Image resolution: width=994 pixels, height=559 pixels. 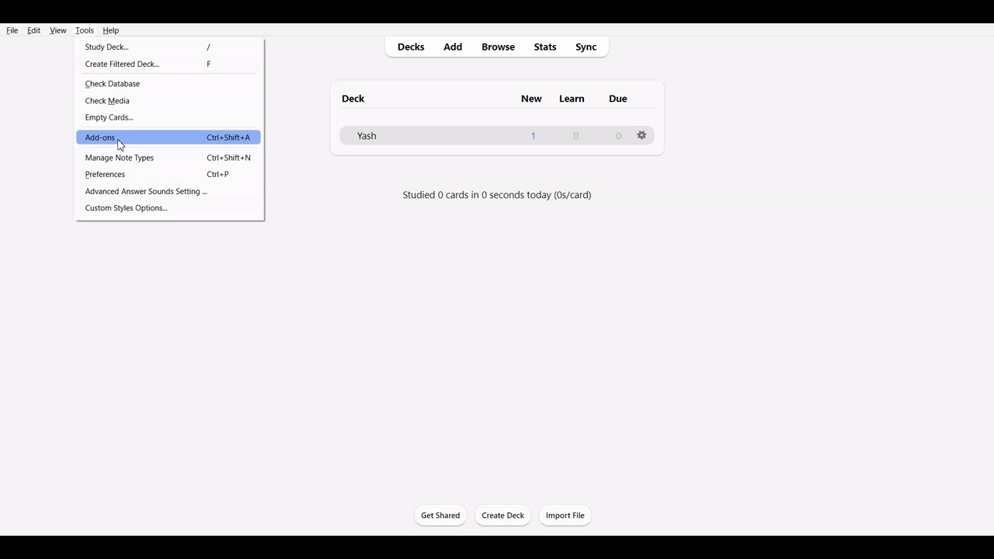 I want to click on Check Database, so click(x=169, y=82).